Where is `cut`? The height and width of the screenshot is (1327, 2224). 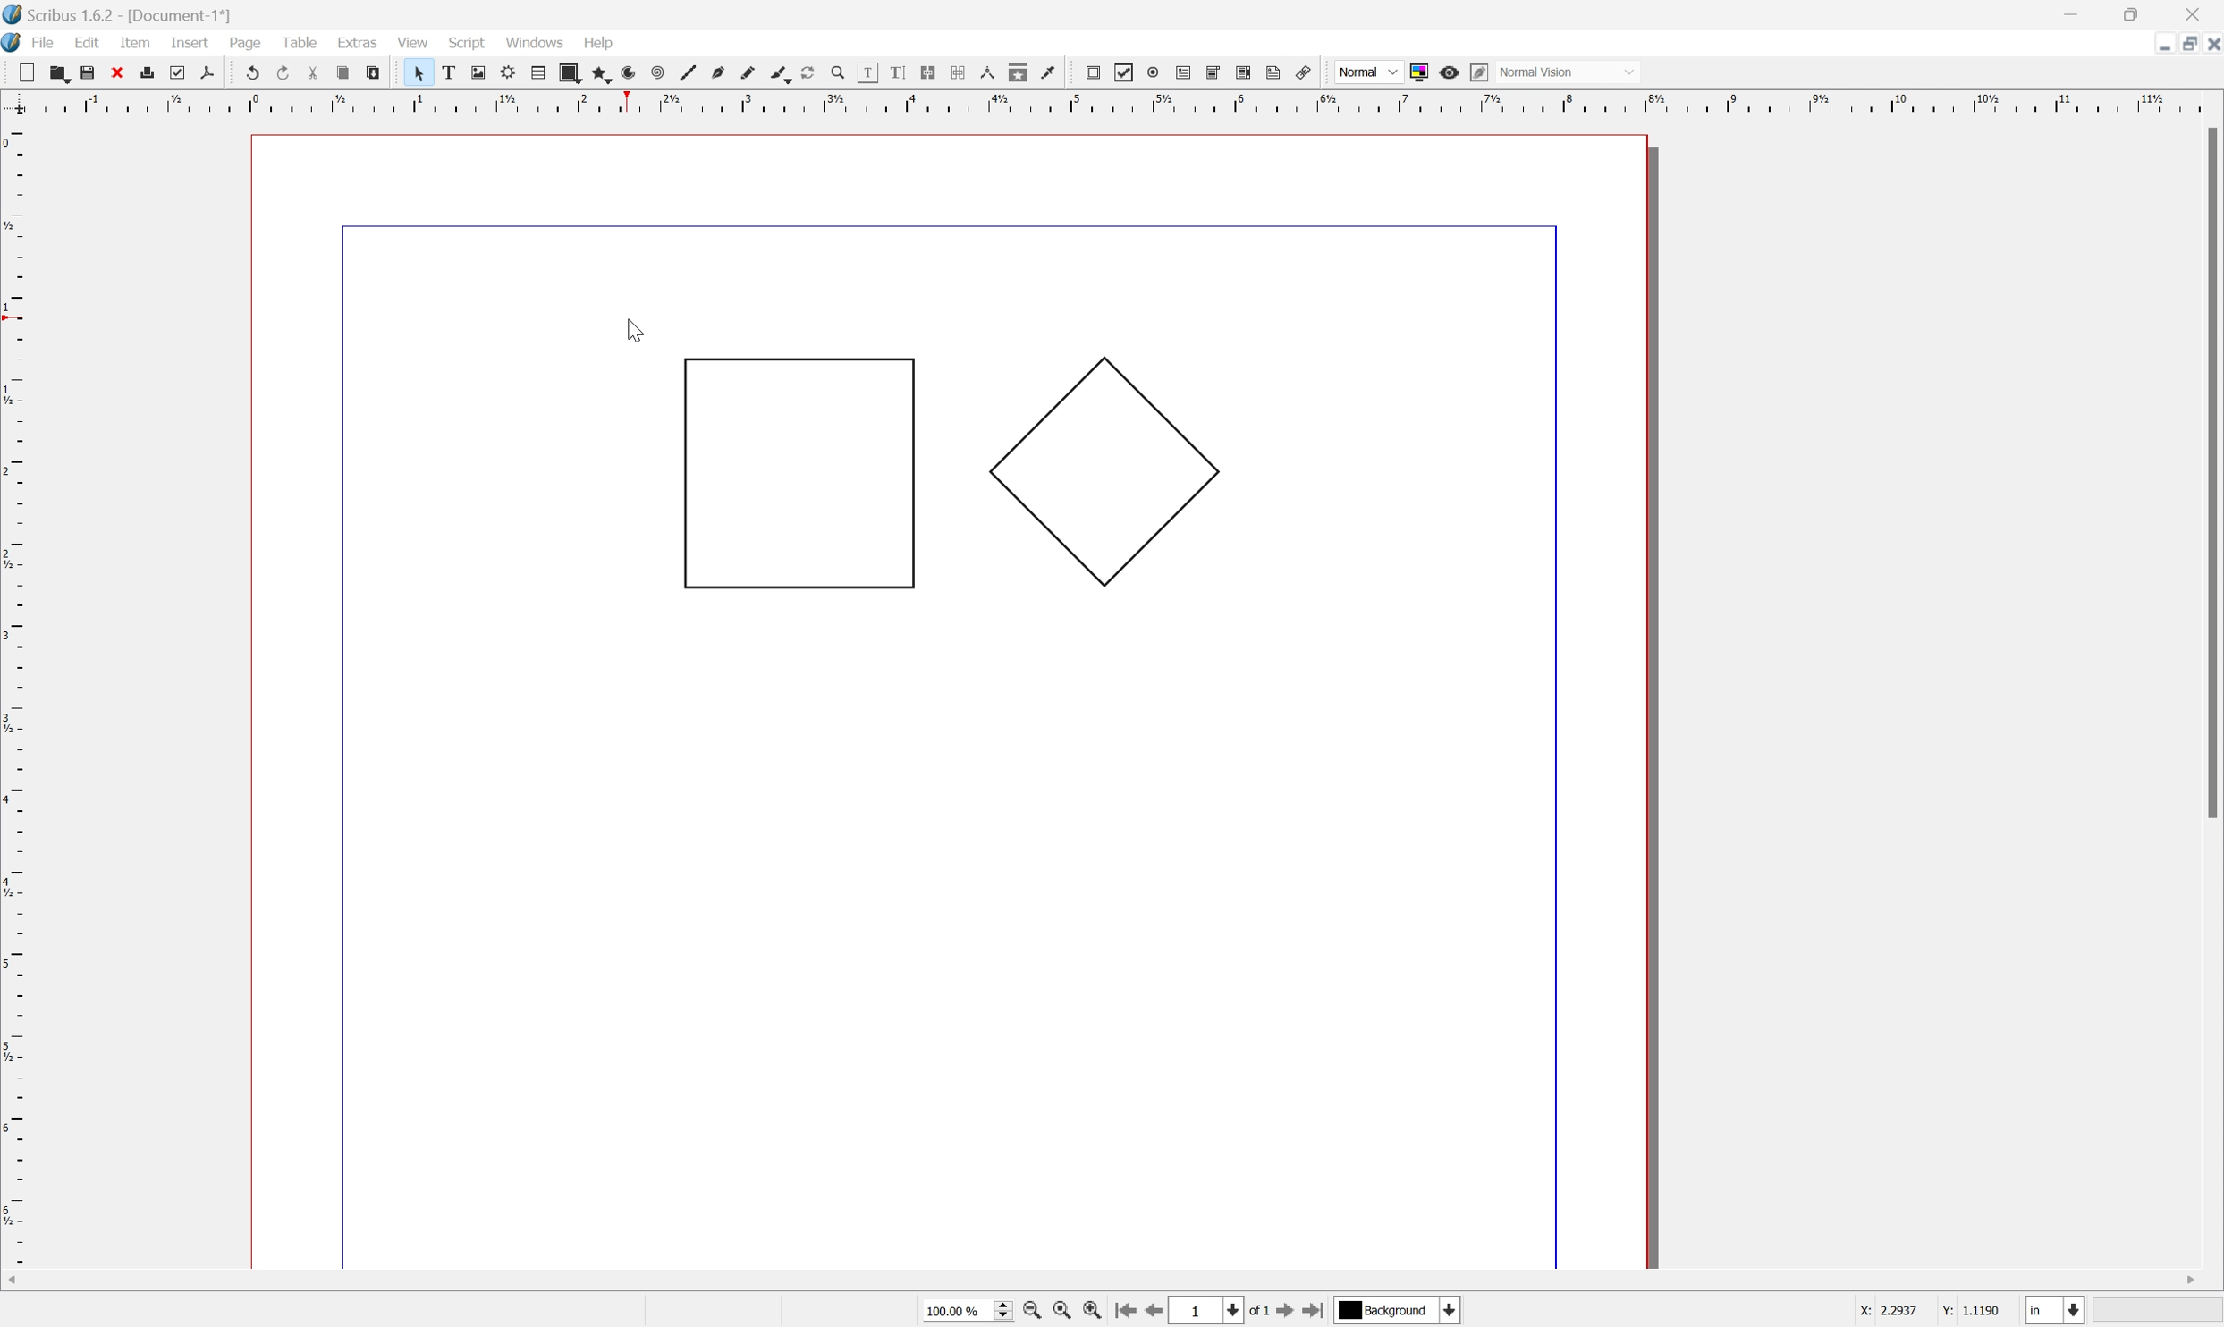
cut is located at coordinates (310, 73).